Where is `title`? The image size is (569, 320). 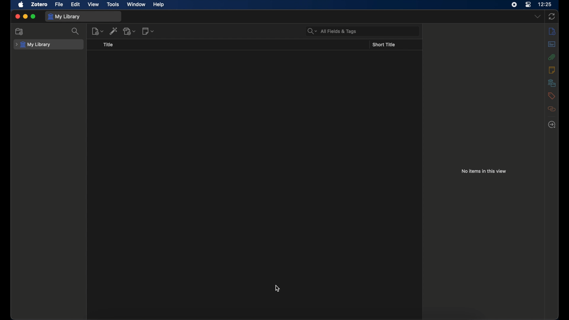
title is located at coordinates (108, 45).